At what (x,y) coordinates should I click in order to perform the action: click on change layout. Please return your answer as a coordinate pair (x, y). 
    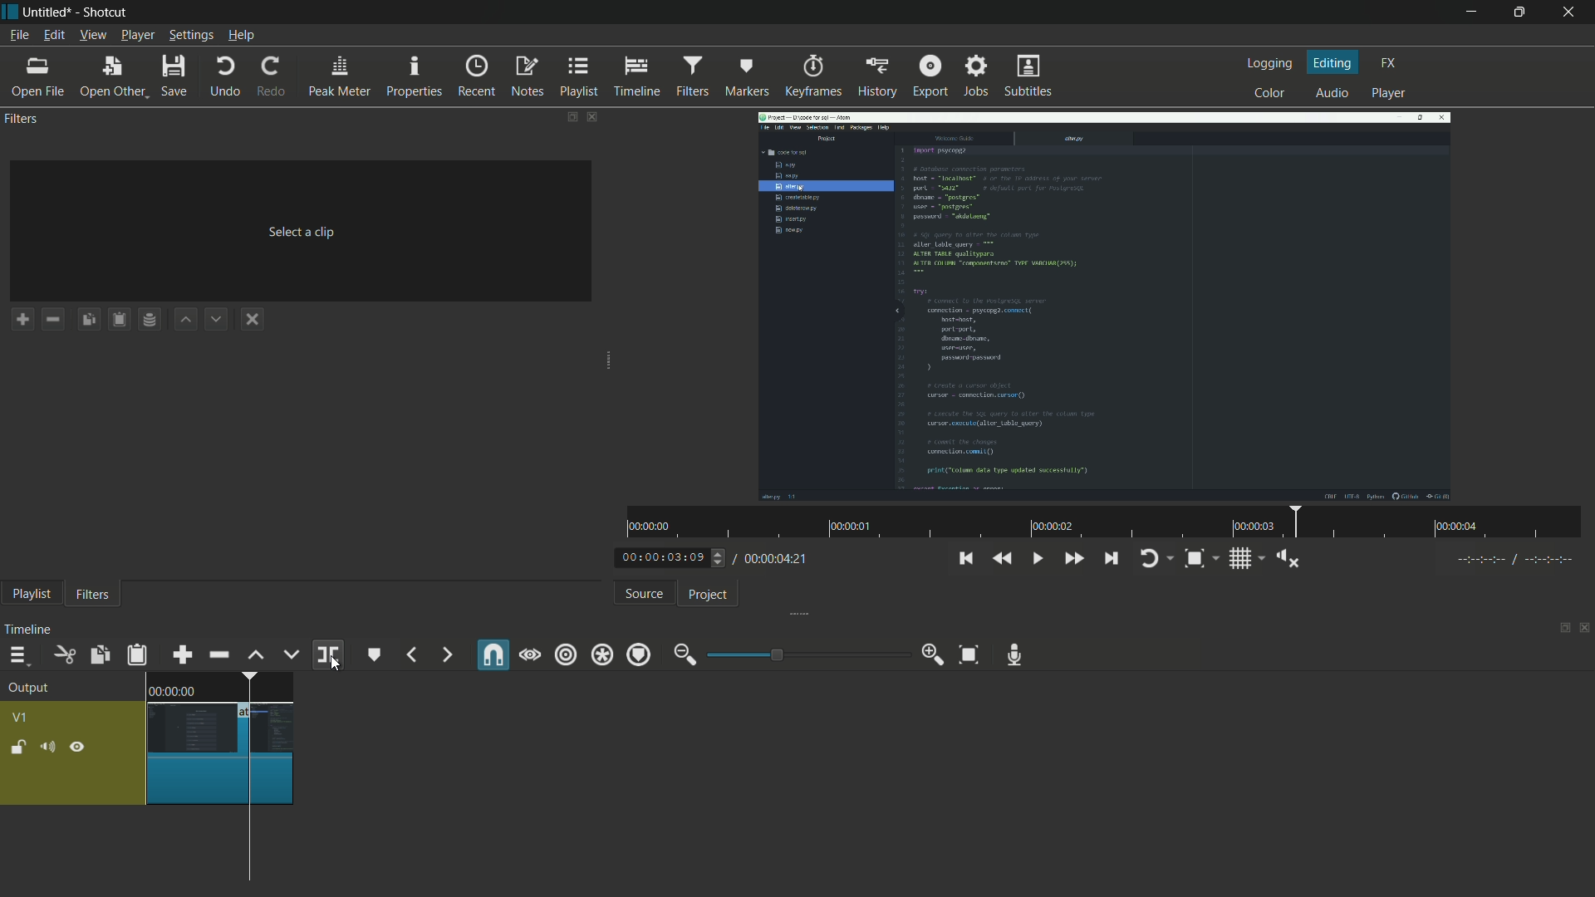
    Looking at the image, I should click on (1563, 627).